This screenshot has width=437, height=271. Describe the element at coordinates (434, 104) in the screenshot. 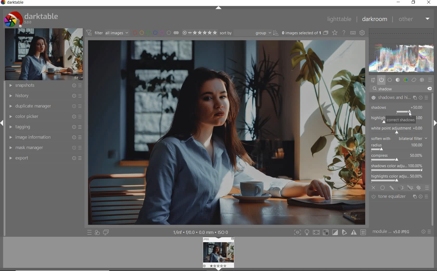

I see `scrollbar` at that location.